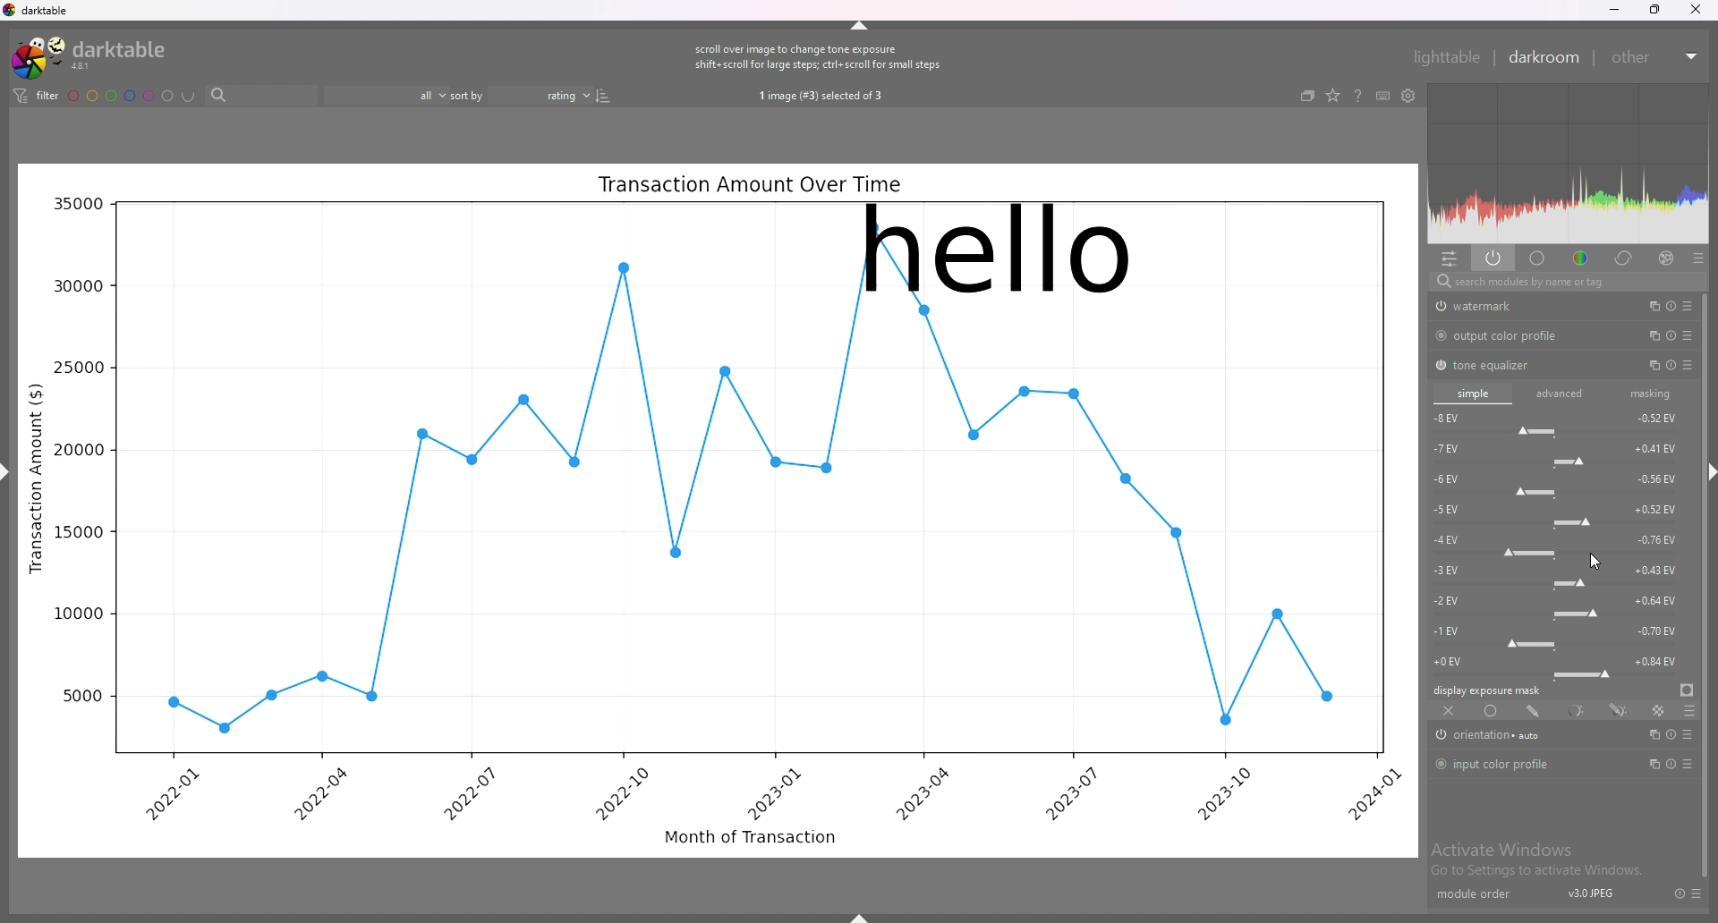 Image resolution: width=1718 pixels, height=923 pixels. What do you see at coordinates (750, 835) in the screenshot?
I see `Month of Transaction` at bounding box center [750, 835].